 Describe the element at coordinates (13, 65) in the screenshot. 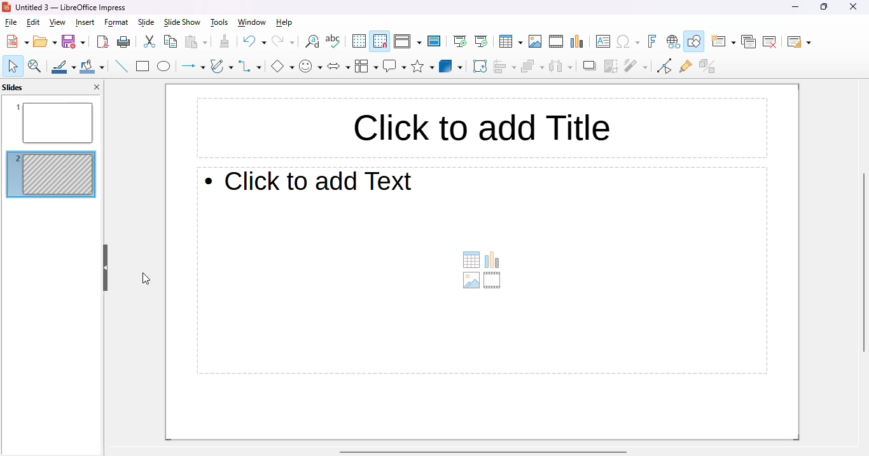

I see `select` at that location.